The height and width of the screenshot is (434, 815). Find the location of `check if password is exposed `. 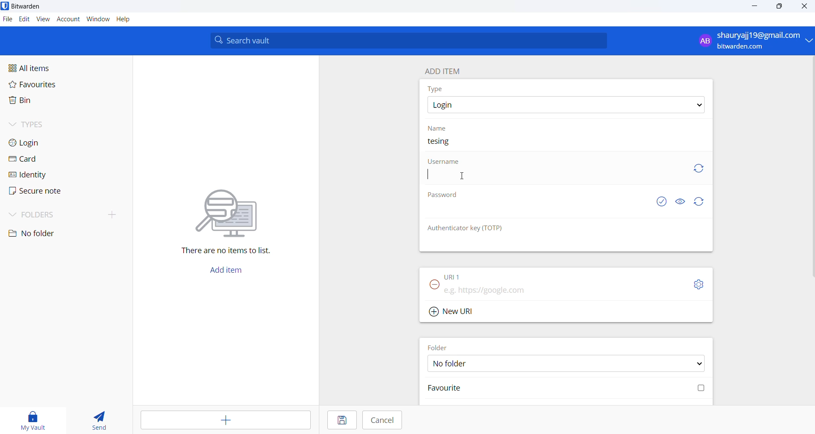

check if password is exposed  is located at coordinates (662, 202).